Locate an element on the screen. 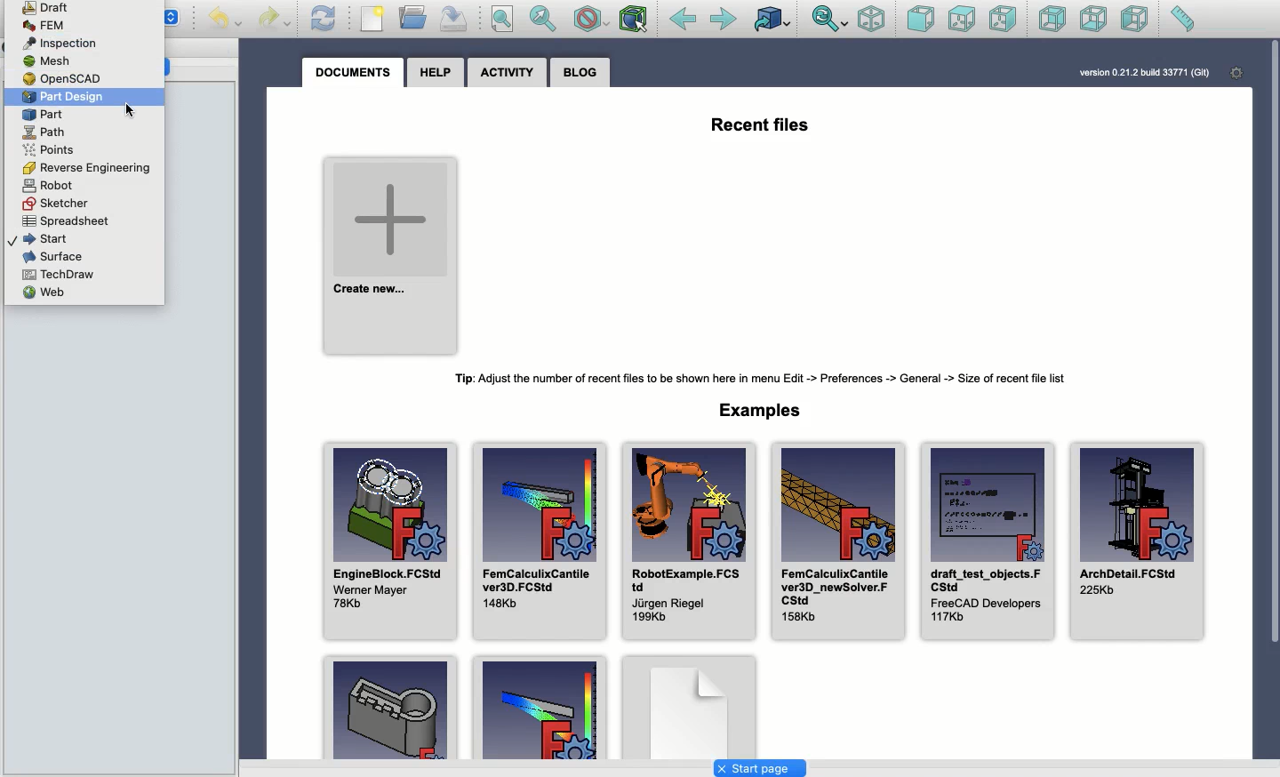  Bounding Box is located at coordinates (633, 20).